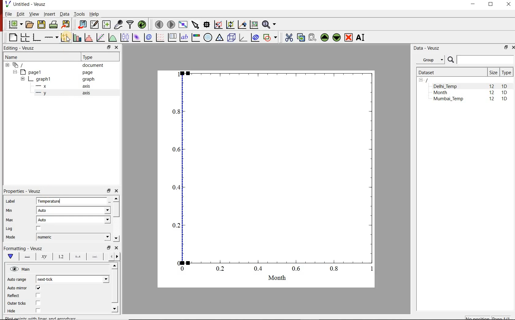 The height and width of the screenshot is (320, 515). I want to click on cut the selected widget, so click(289, 37).